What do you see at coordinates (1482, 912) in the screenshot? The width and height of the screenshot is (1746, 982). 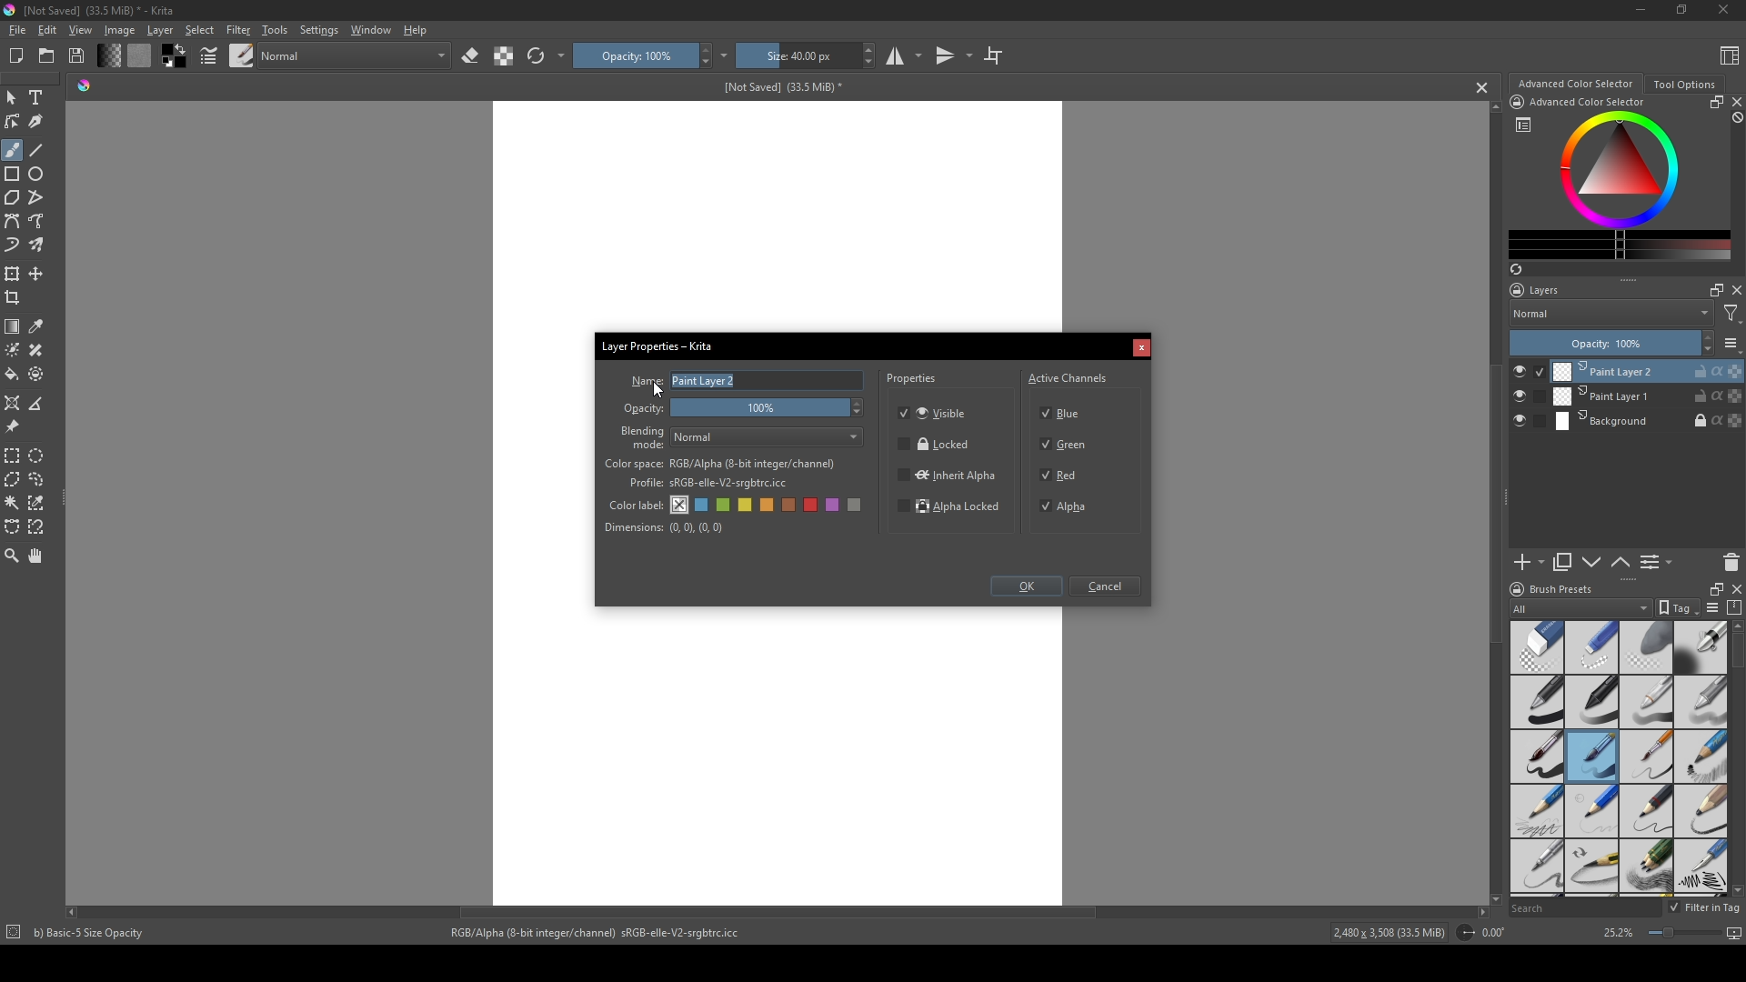 I see `scroll right` at bounding box center [1482, 912].